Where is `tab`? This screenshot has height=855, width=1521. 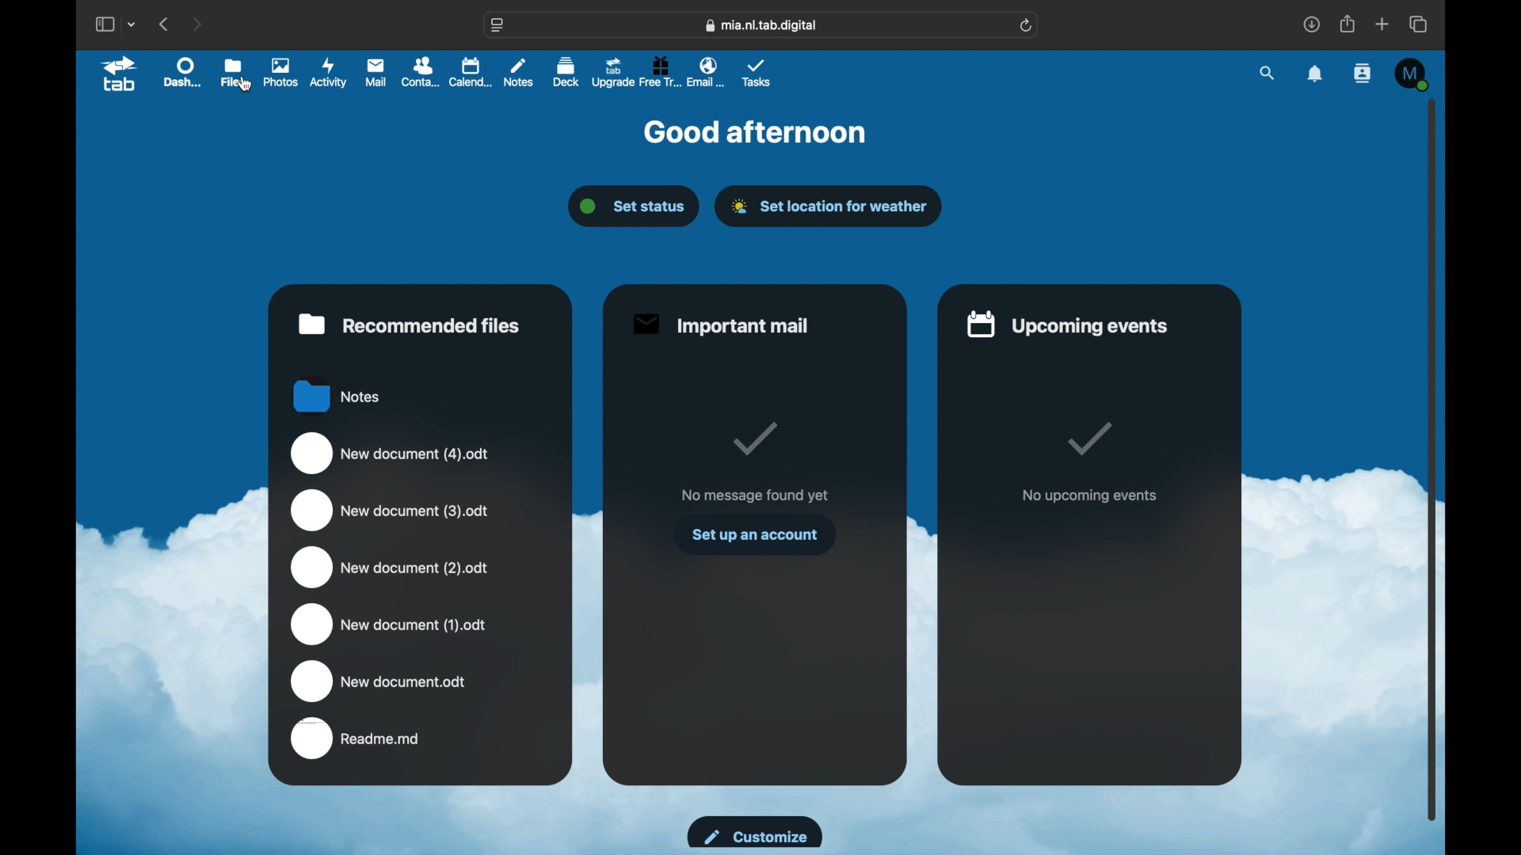
tab is located at coordinates (119, 75).